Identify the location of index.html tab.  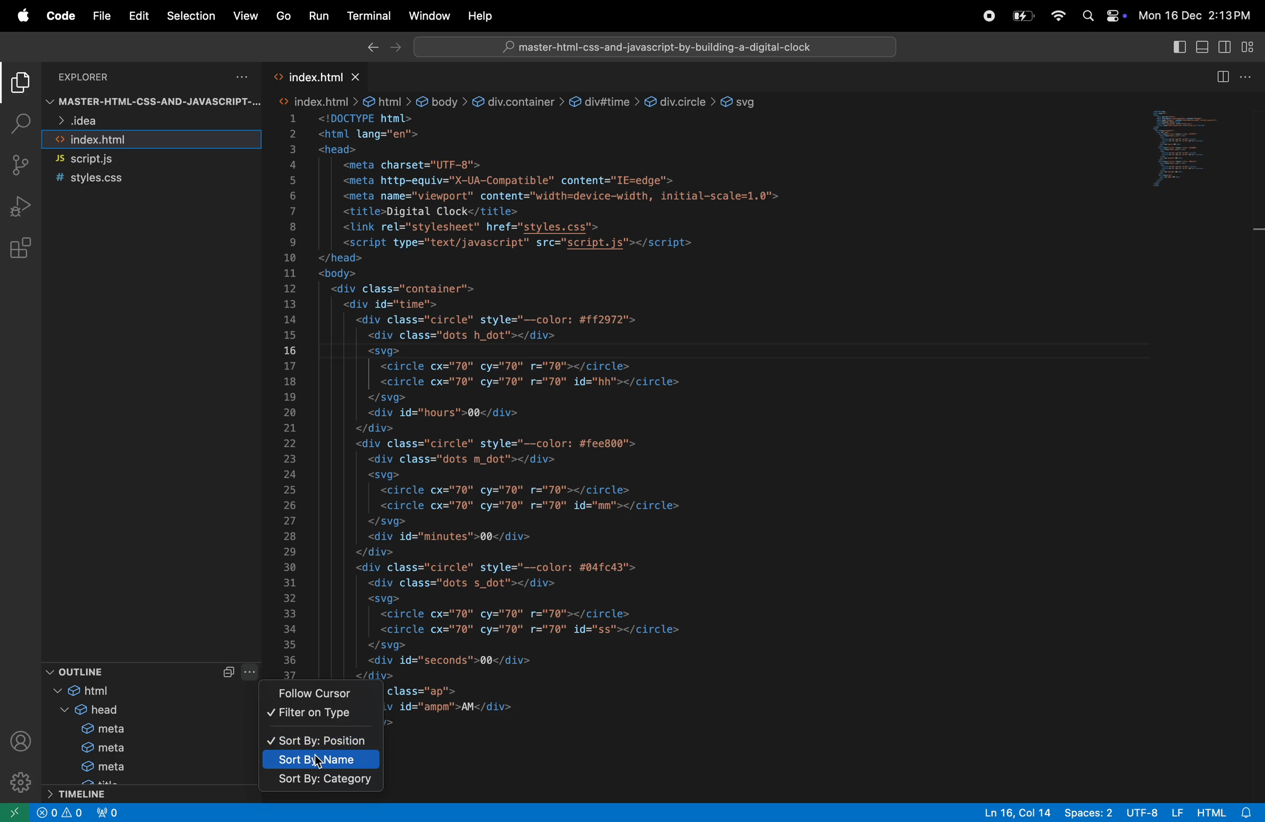
(301, 76).